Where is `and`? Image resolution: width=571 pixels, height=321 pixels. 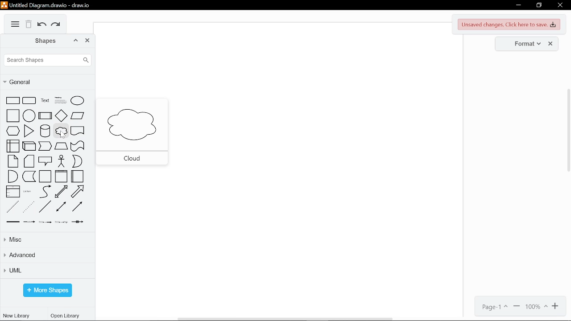
and is located at coordinates (12, 177).